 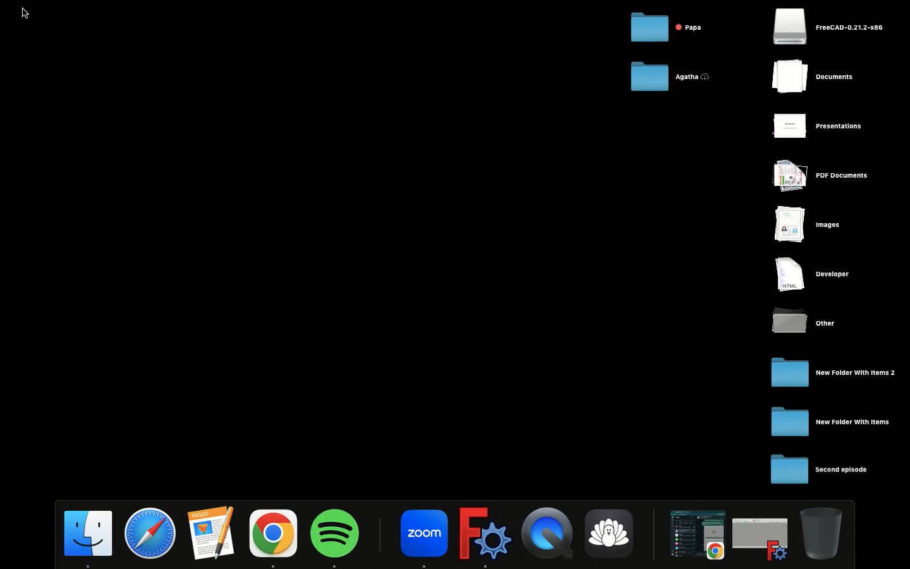 What do you see at coordinates (828, 27) in the screenshot?
I see `FreeCAD` at bounding box center [828, 27].